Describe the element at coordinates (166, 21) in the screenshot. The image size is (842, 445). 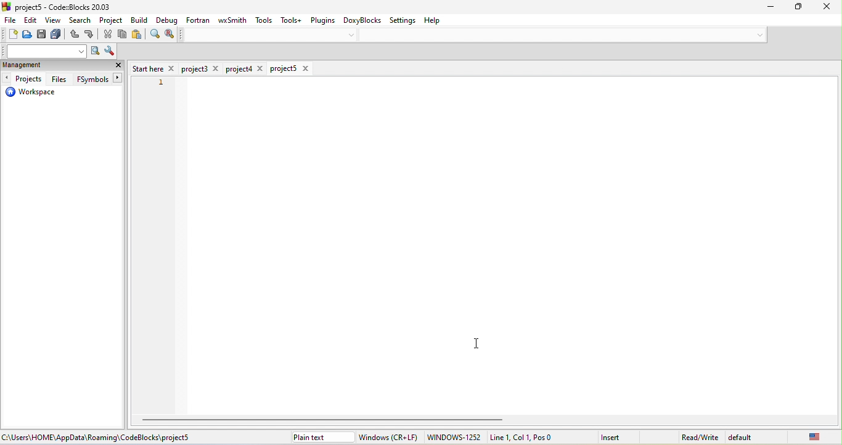
I see `debug` at that location.